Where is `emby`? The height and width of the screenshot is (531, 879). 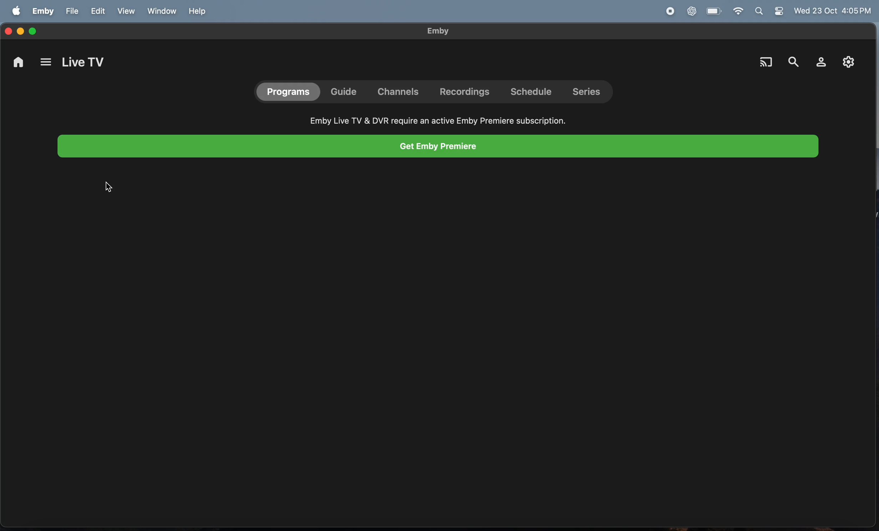
emby is located at coordinates (432, 31).